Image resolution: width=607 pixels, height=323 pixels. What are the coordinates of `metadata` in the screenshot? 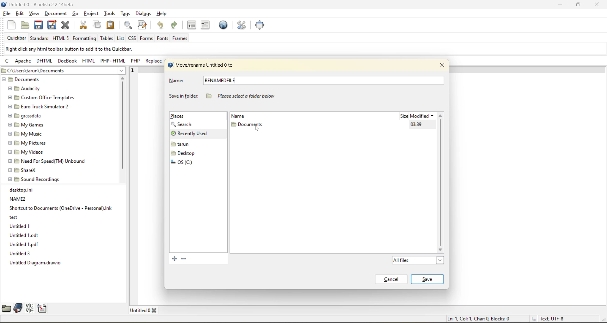 It's located at (506, 319).